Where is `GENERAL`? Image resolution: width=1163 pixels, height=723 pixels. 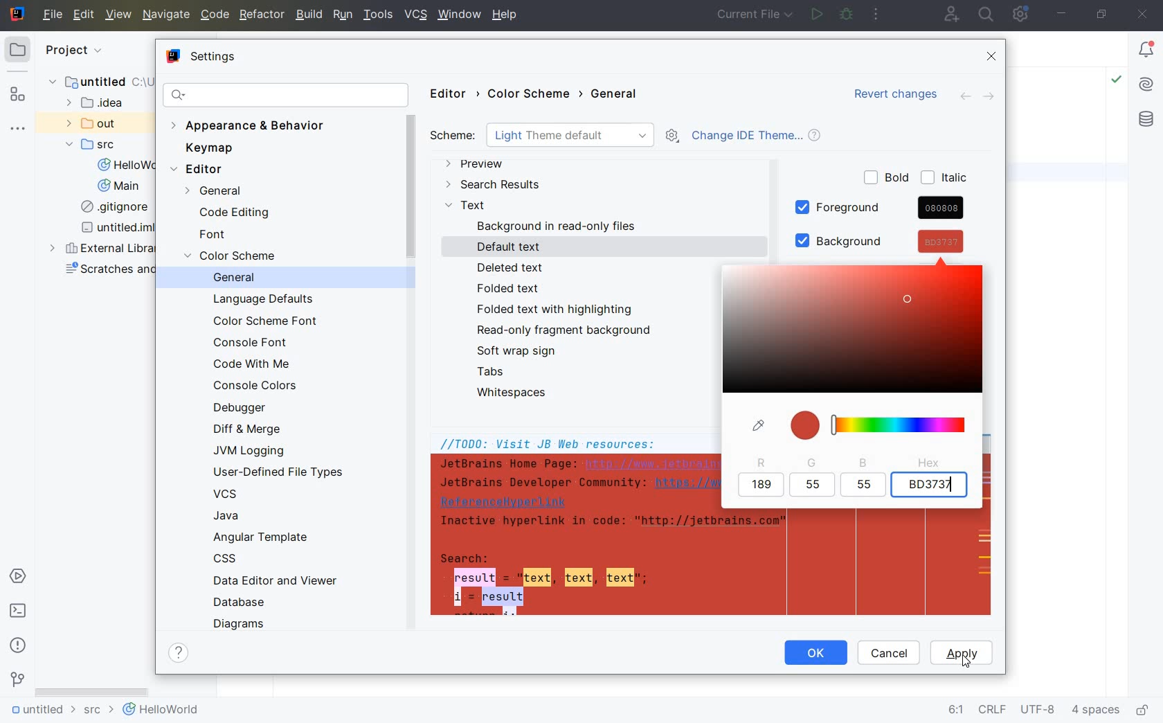 GENERAL is located at coordinates (243, 278).